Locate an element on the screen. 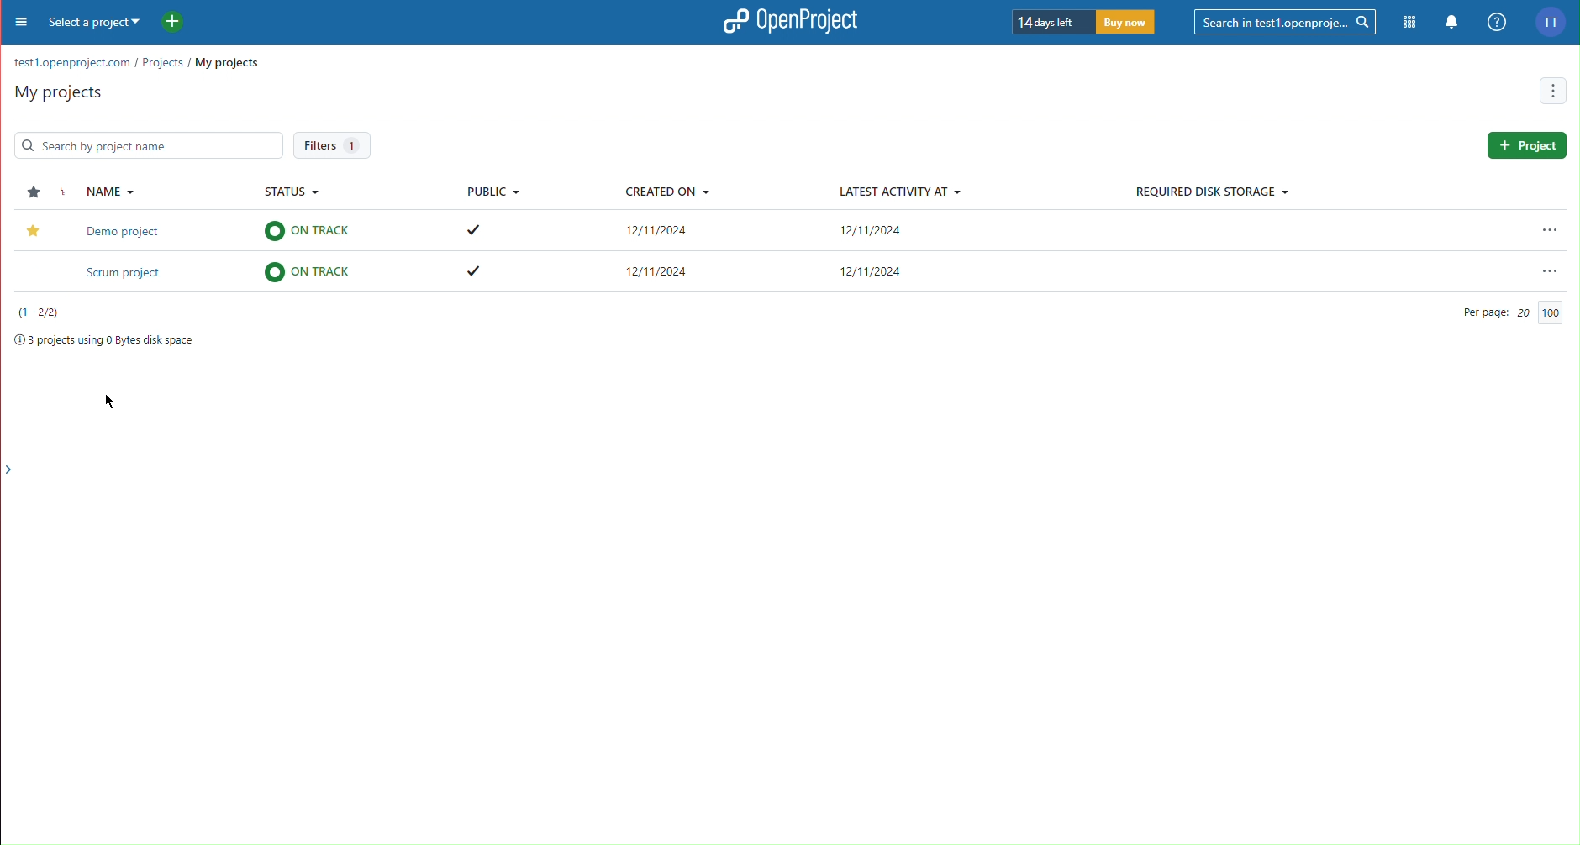 The image size is (1580, 845). Notifications is located at coordinates (1451, 20).